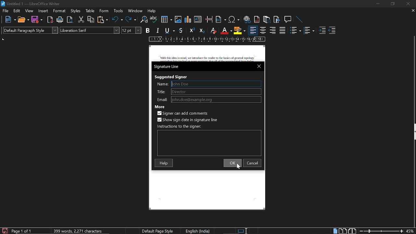  What do you see at coordinates (77, 230) in the screenshot?
I see `word and character count: 399 words, 2.271 characters.` at bounding box center [77, 230].